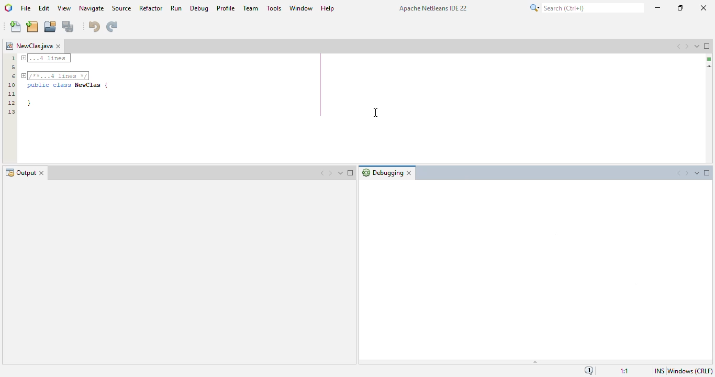 The image size is (715, 377). Describe the element at coordinates (151, 8) in the screenshot. I see `refactor` at that location.